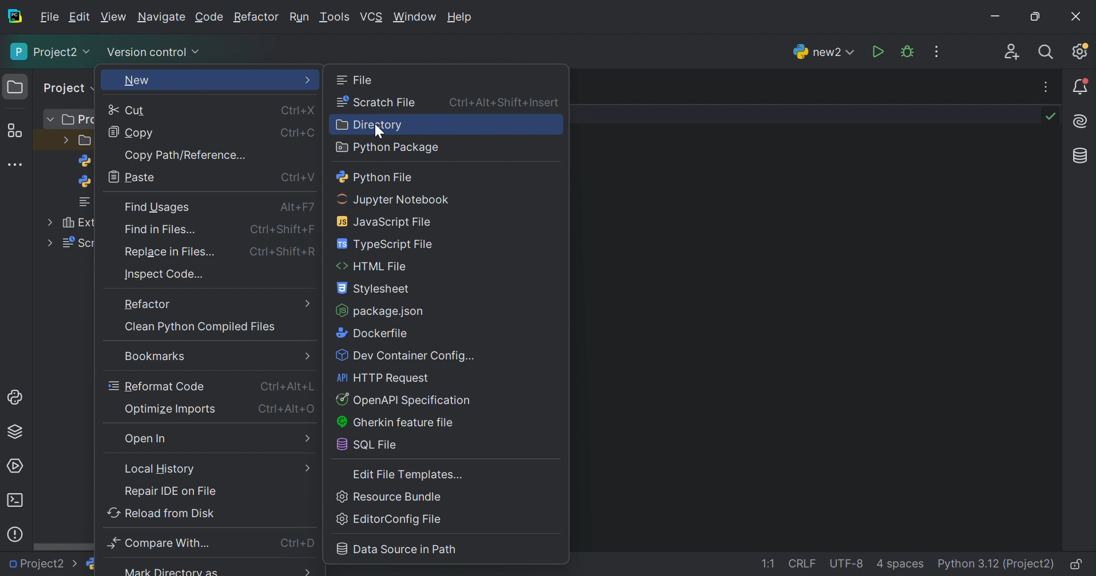 The width and height of the screenshot is (1096, 576). I want to click on Code, so click(210, 17).